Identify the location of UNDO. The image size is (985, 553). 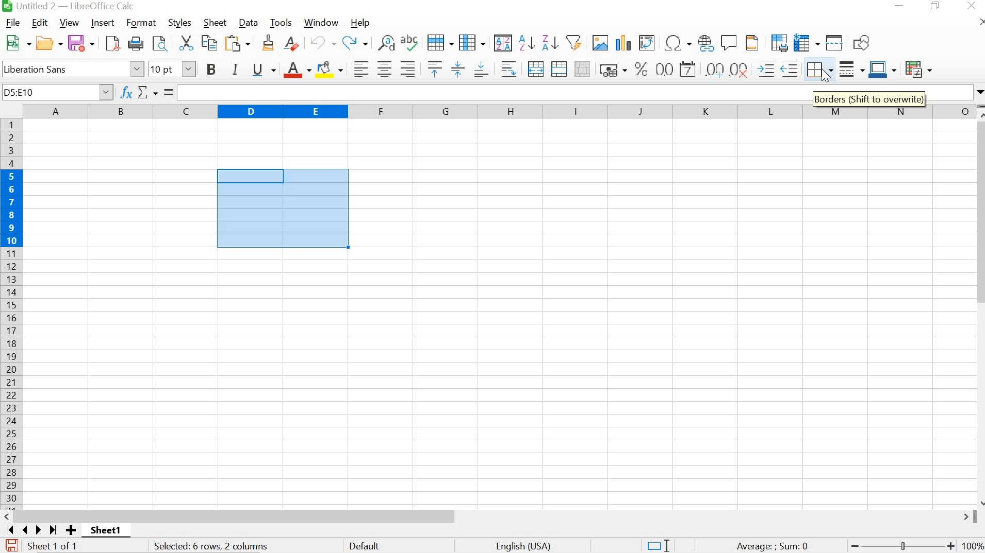
(322, 43).